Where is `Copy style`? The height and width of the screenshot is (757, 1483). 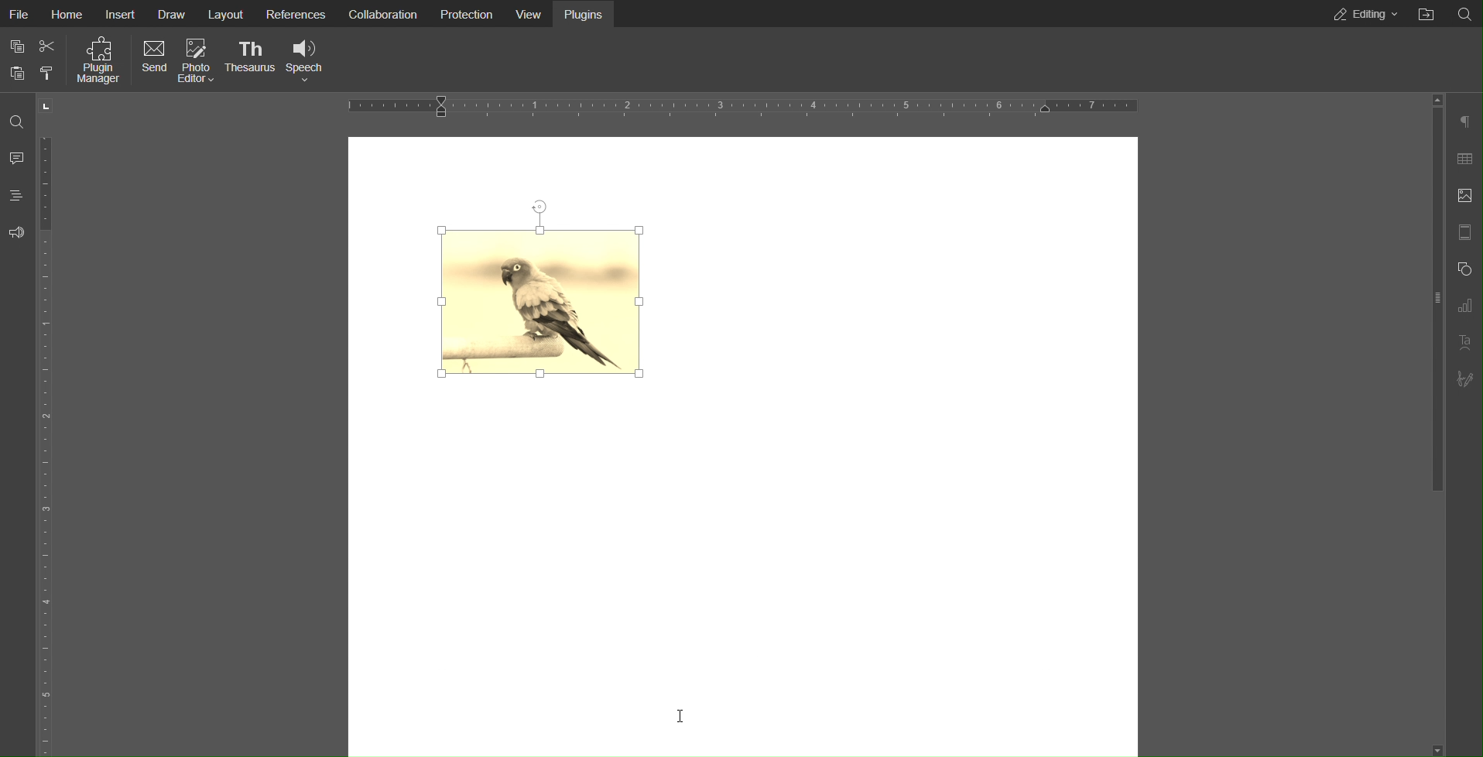 Copy style is located at coordinates (46, 70).